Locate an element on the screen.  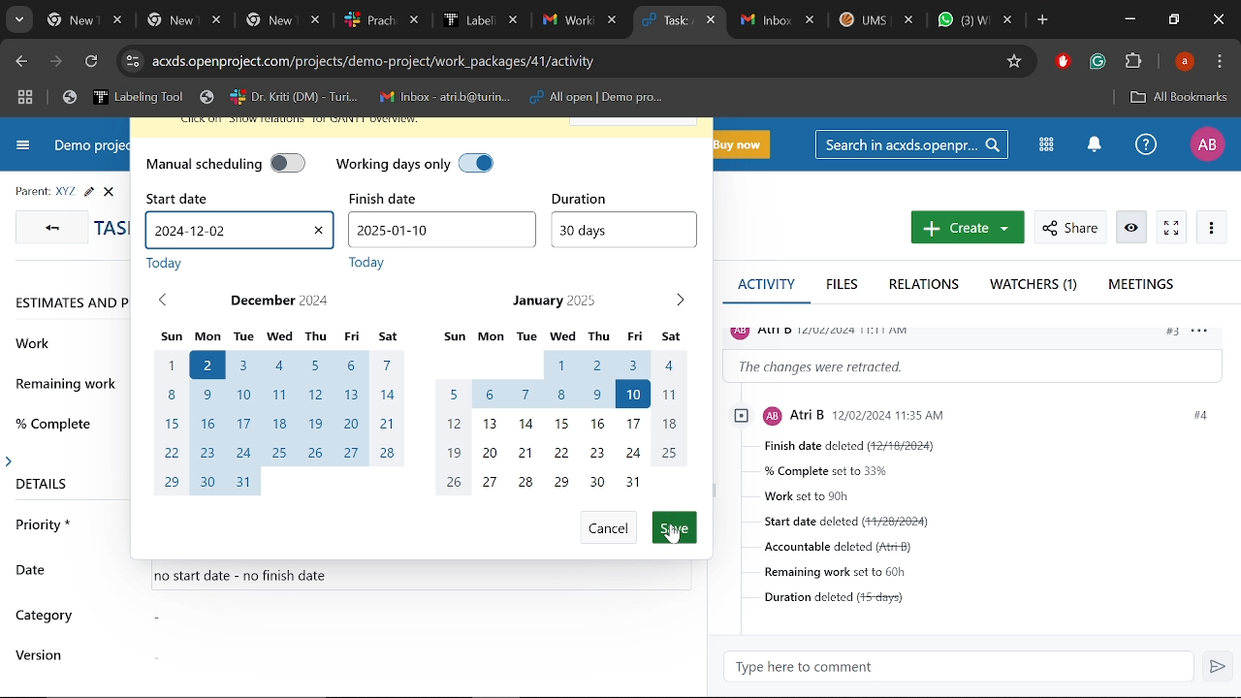
Previous page is located at coordinates (22, 62).